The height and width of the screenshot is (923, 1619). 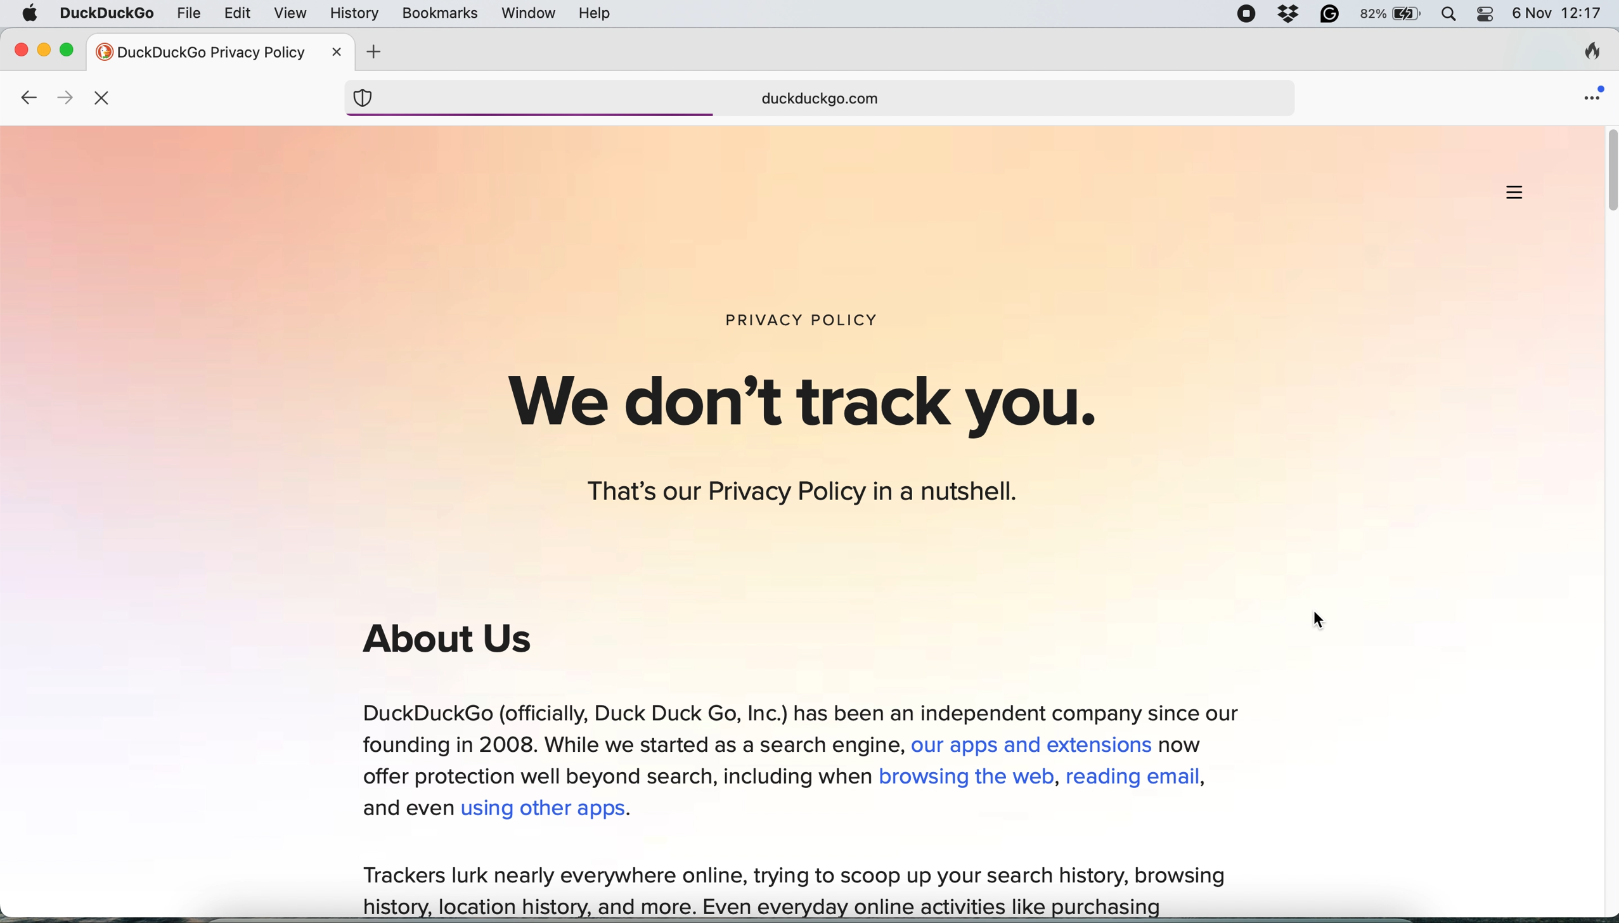 What do you see at coordinates (795, 891) in the screenshot?
I see `Trackers lurk nearly everywhere online, trying to scoop up your search history, browsing
history, location history, and more. Even everyday online activities like purchasing` at bounding box center [795, 891].